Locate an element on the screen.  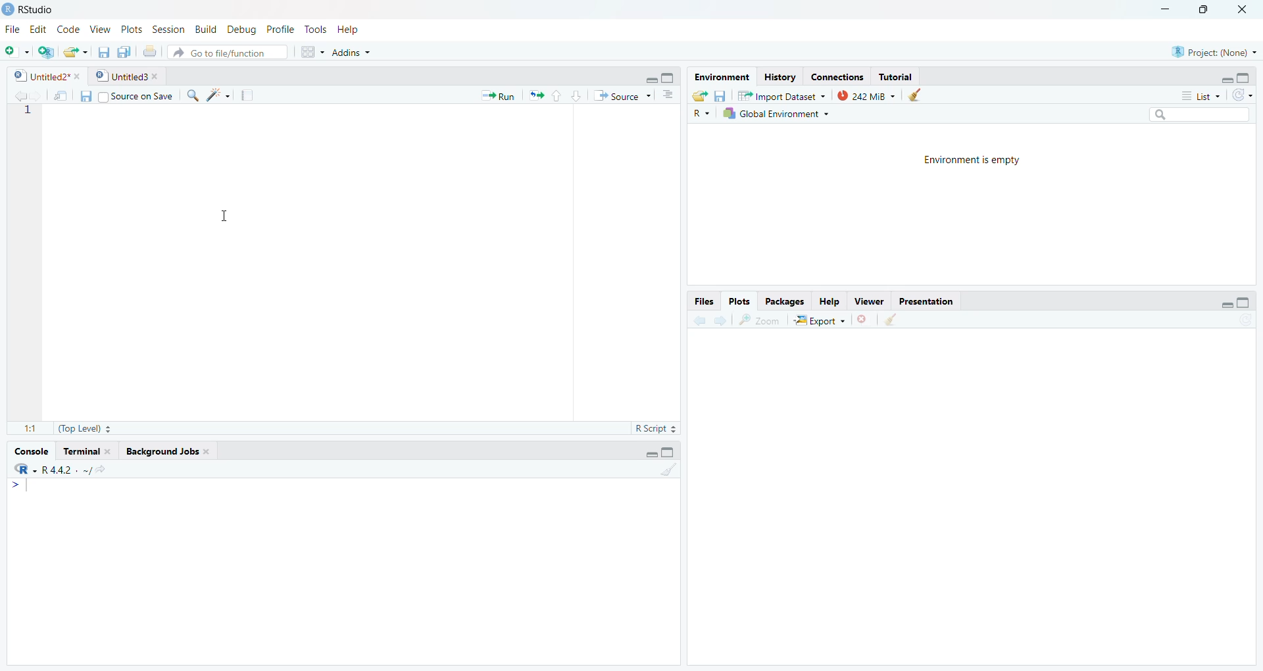
11 is located at coordinates (30, 428).